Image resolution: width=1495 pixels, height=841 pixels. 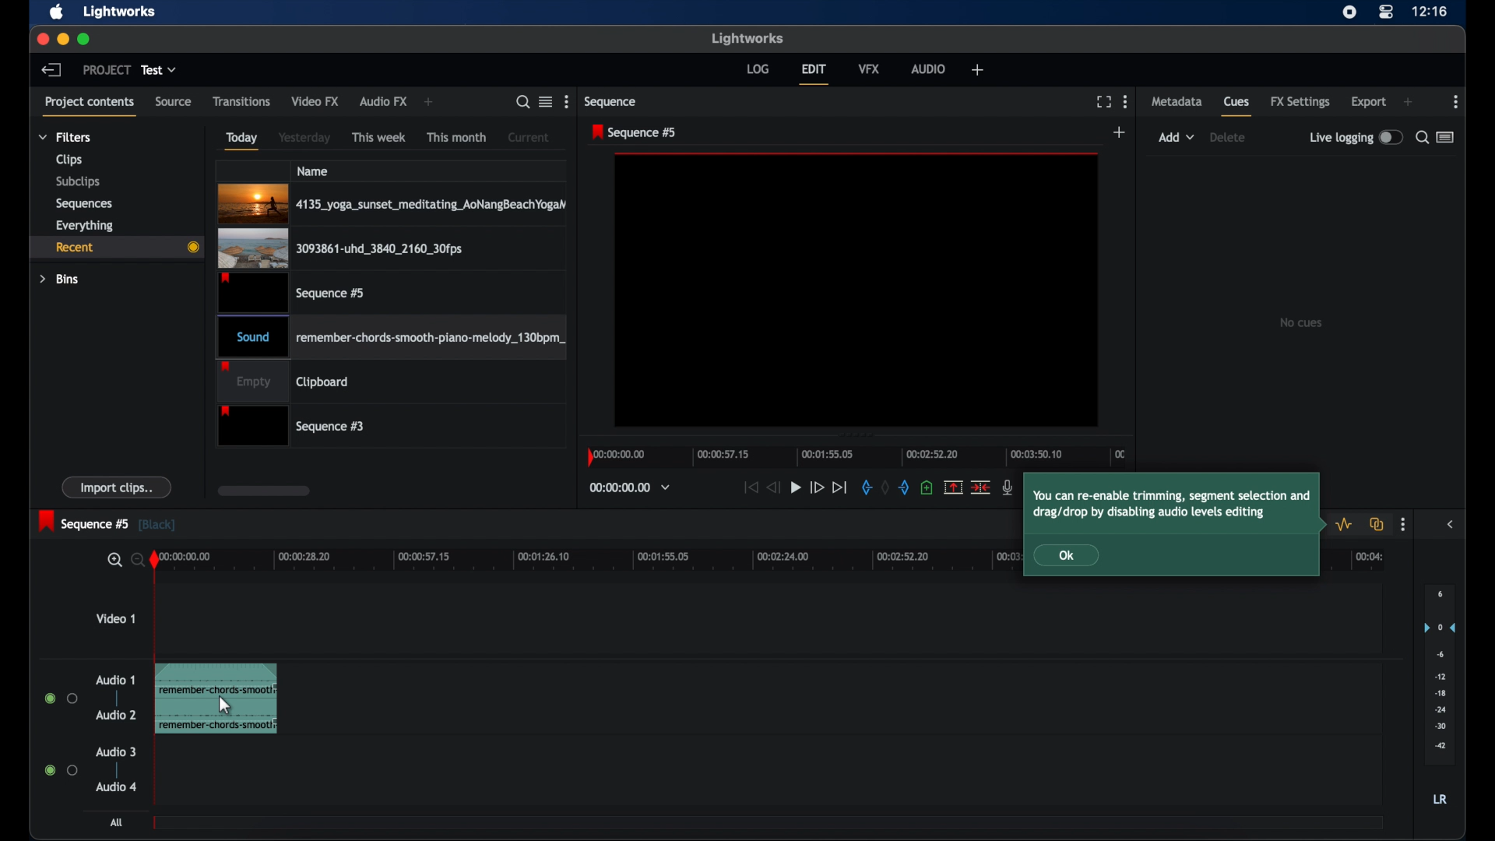 I want to click on playhead, so click(x=154, y=560).